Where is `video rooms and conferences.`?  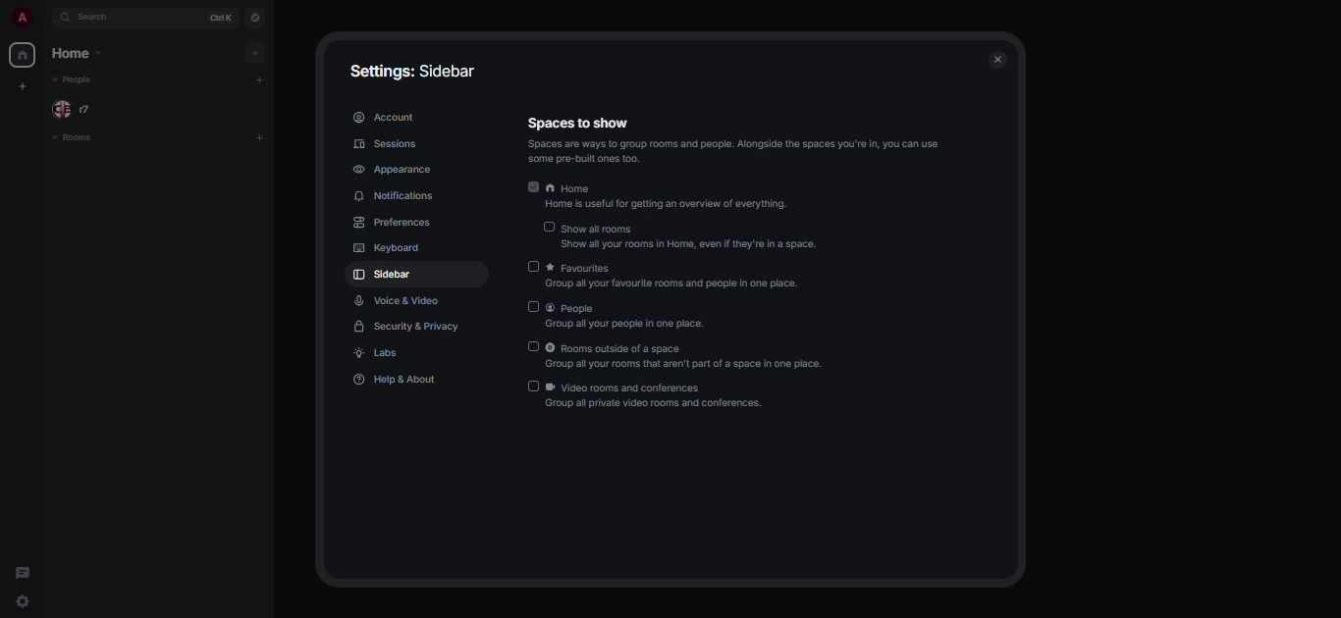
video rooms and conferences. is located at coordinates (656, 387).